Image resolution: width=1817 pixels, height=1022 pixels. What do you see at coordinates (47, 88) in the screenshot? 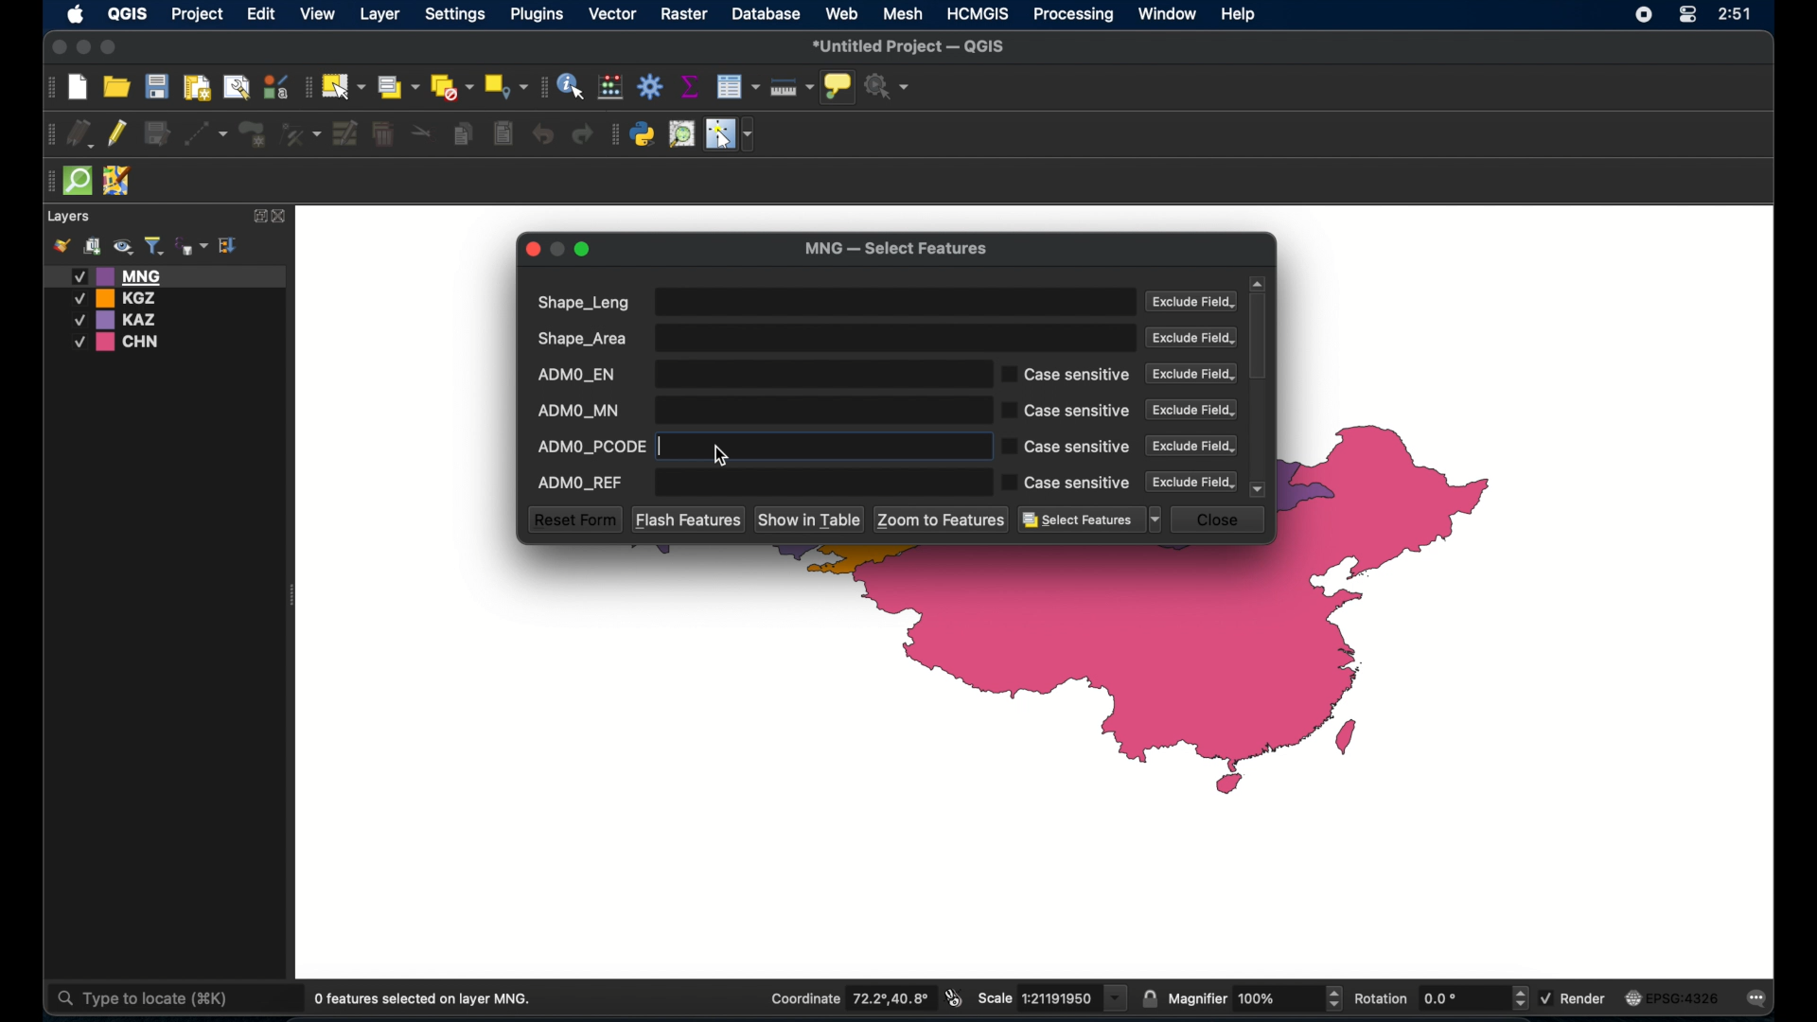
I see `project toolbar` at bounding box center [47, 88].